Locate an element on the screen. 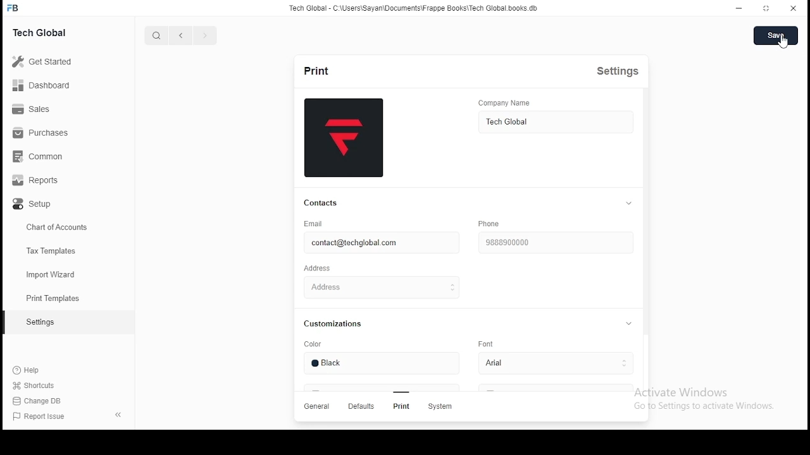 Image resolution: width=810 pixels, height=455 pixels. save is located at coordinates (776, 35).